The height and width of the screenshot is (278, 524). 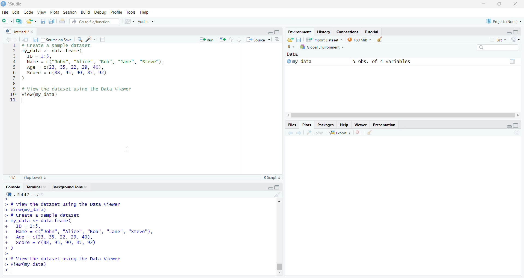 What do you see at coordinates (240, 40) in the screenshot?
I see `Page down` at bounding box center [240, 40].